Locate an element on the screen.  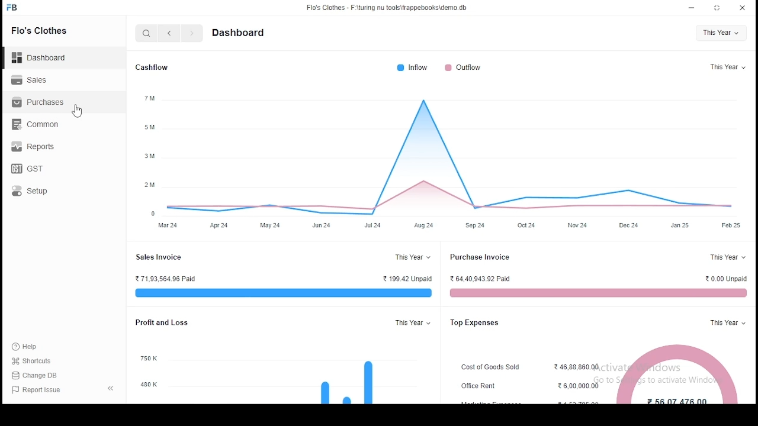
6,00,000.00 is located at coordinates (580, 386).